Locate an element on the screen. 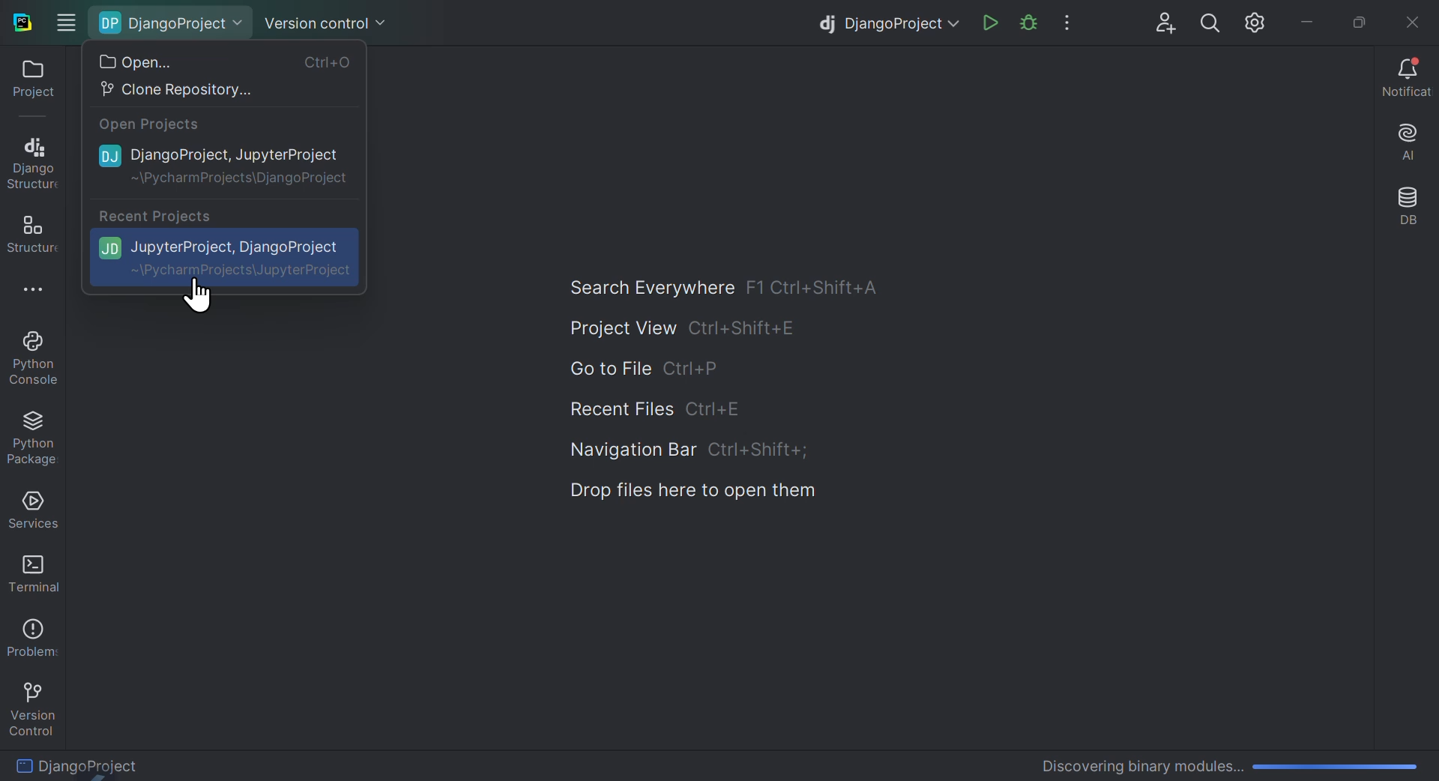 This screenshot has height=781, width=1439. Recent files is located at coordinates (620, 411).